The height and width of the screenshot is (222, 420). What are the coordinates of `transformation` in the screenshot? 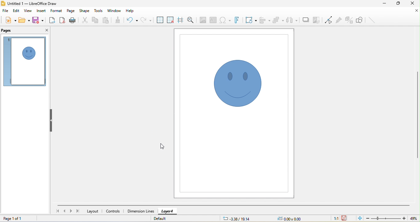 It's located at (251, 20).